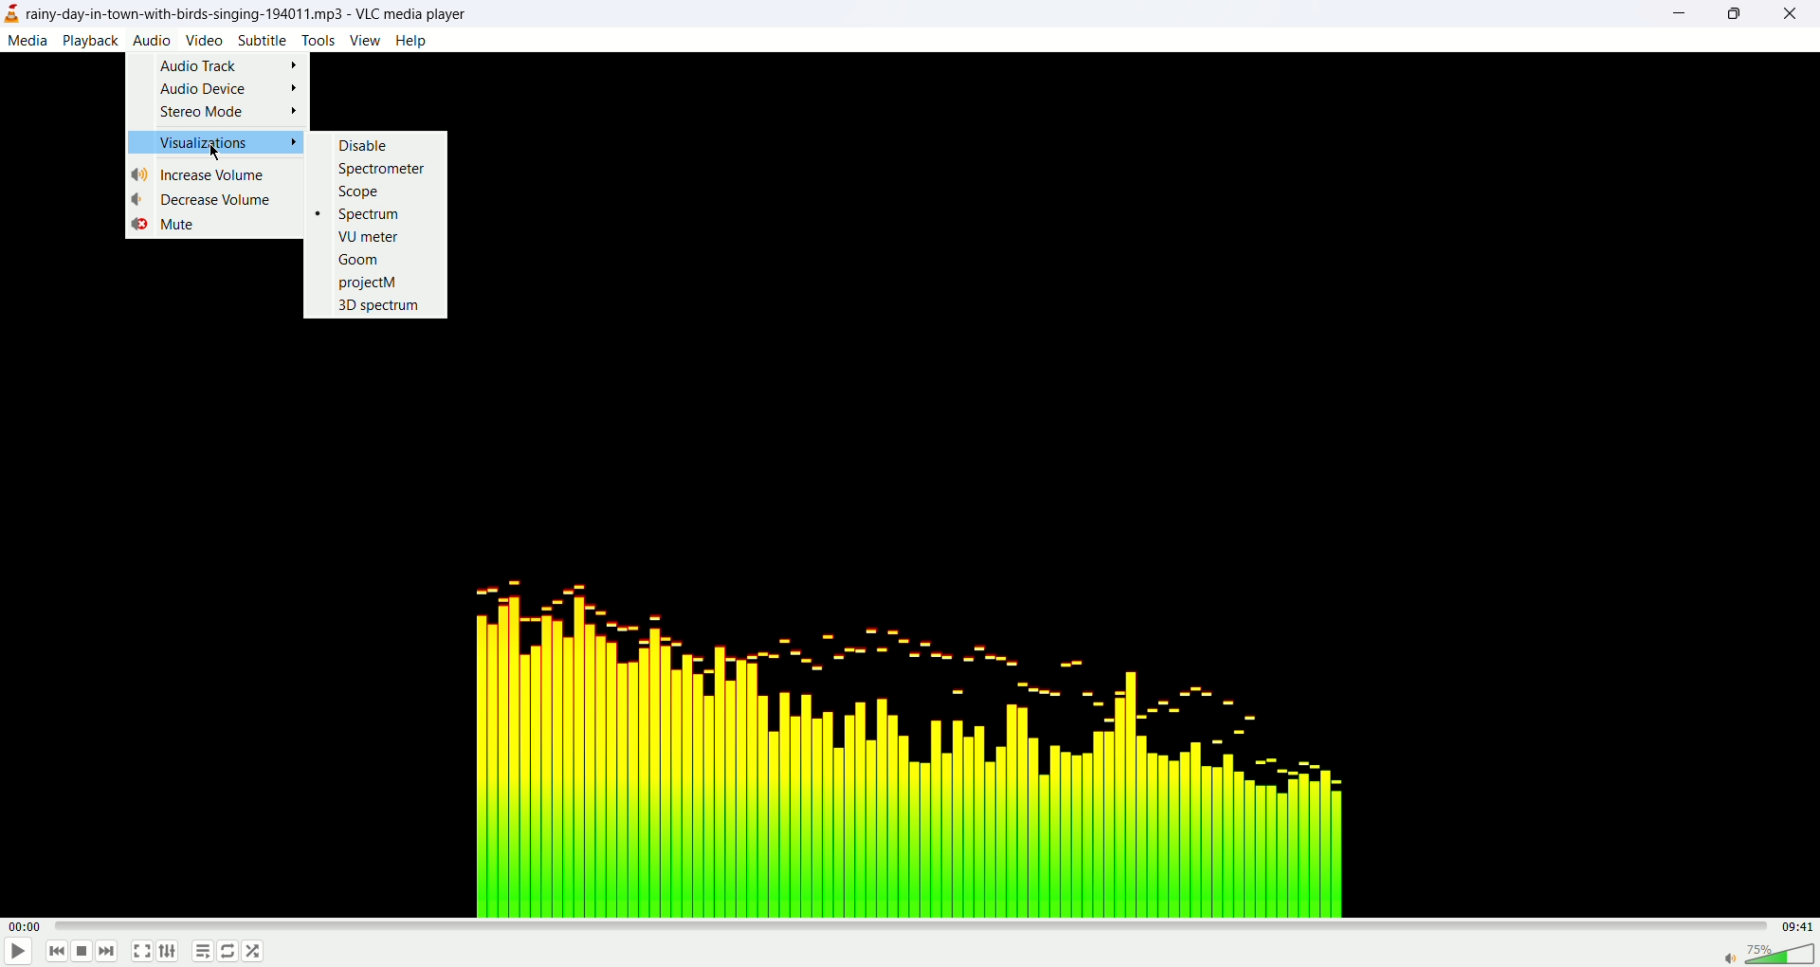 The width and height of the screenshot is (1820, 967). What do you see at coordinates (917, 926) in the screenshot?
I see `progress bar` at bounding box center [917, 926].